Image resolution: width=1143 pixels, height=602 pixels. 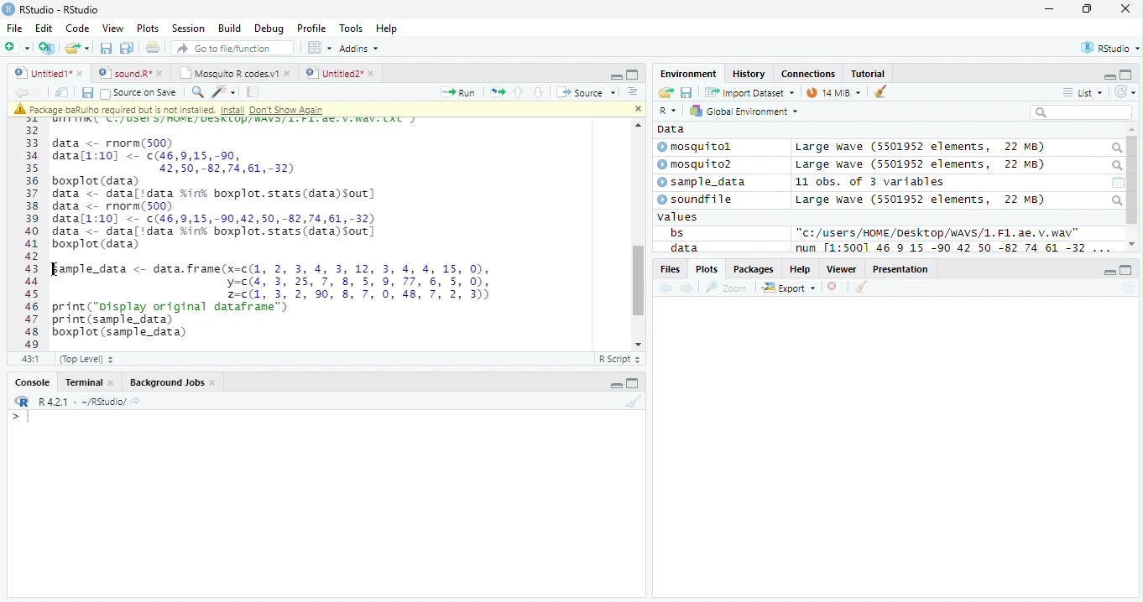 What do you see at coordinates (268, 29) in the screenshot?
I see `Debug` at bounding box center [268, 29].